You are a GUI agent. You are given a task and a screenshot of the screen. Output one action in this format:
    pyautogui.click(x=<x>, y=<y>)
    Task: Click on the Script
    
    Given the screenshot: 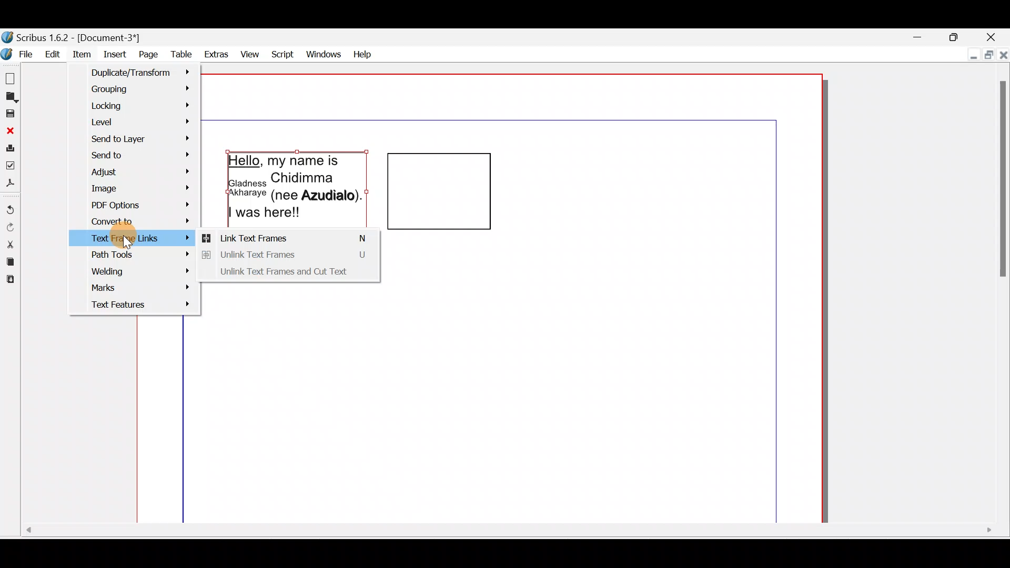 What is the action you would take?
    pyautogui.click(x=283, y=53)
    